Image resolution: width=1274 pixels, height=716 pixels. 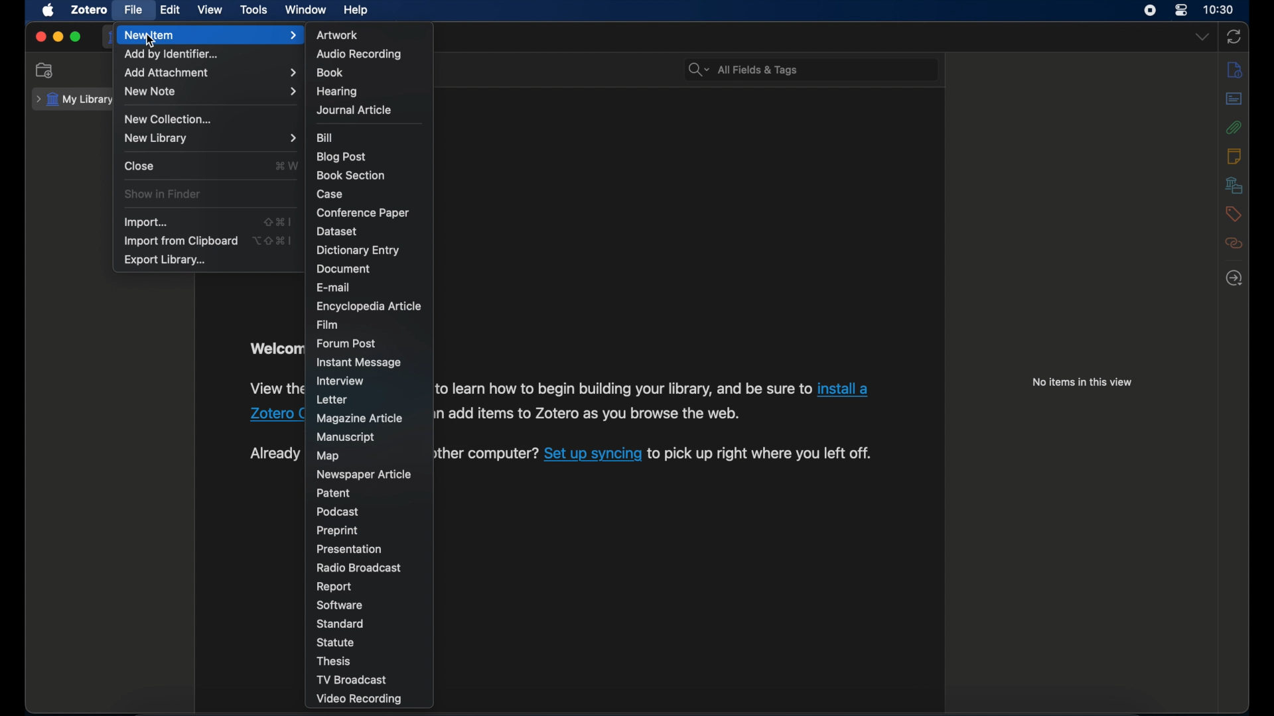 What do you see at coordinates (163, 194) in the screenshot?
I see `show in finder` at bounding box center [163, 194].